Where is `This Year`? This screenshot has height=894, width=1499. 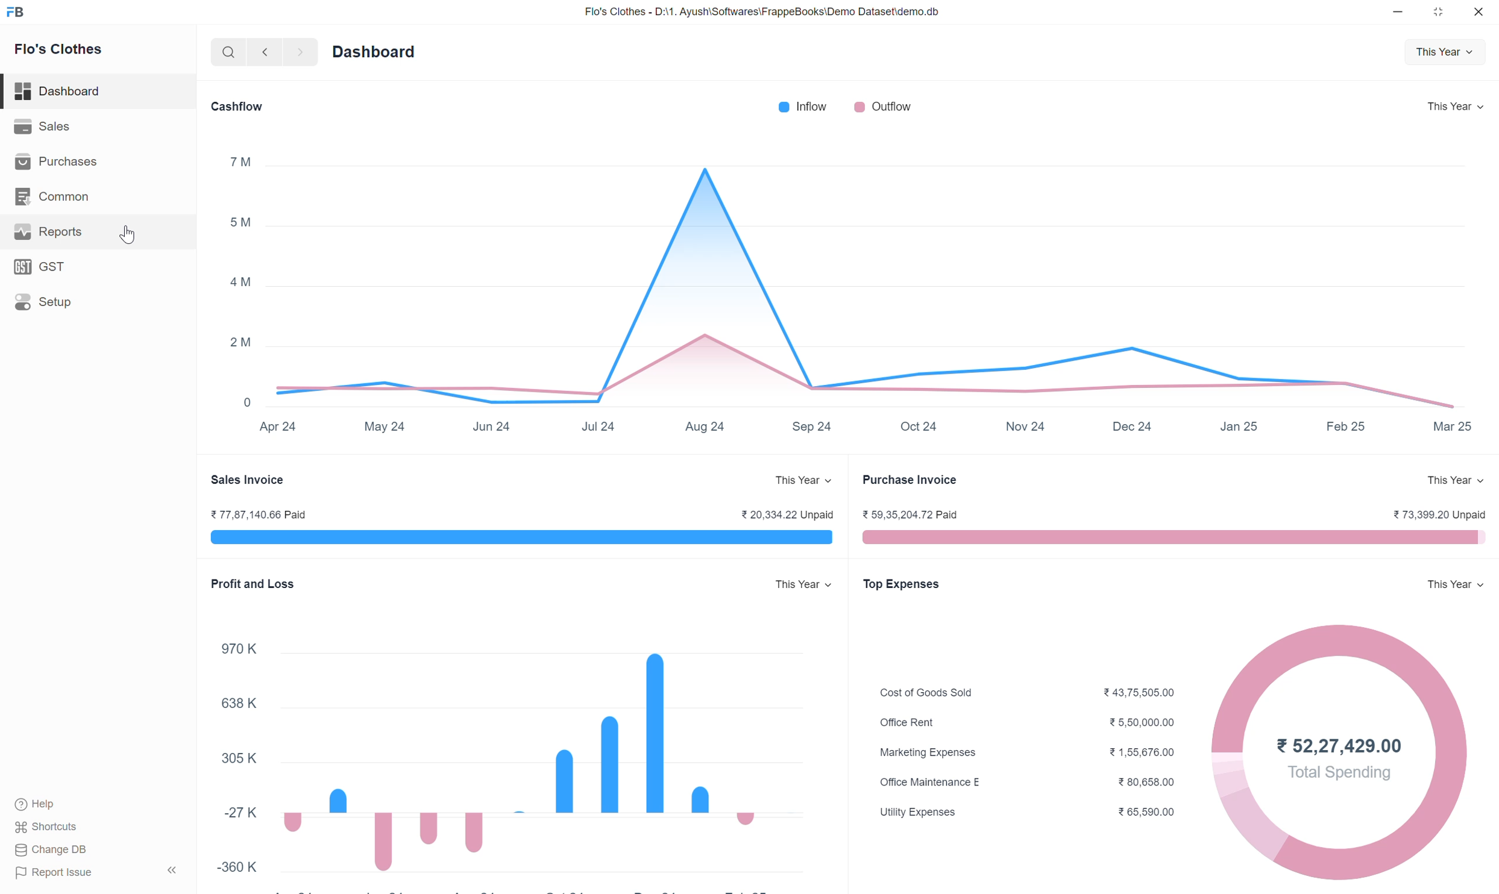
This Year is located at coordinates (794, 480).